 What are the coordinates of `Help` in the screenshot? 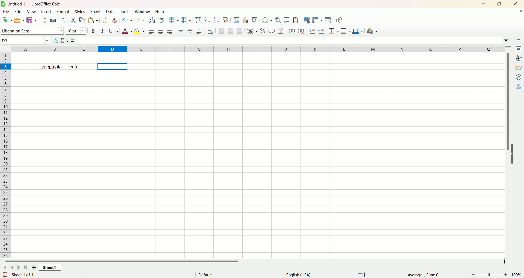 It's located at (161, 11).